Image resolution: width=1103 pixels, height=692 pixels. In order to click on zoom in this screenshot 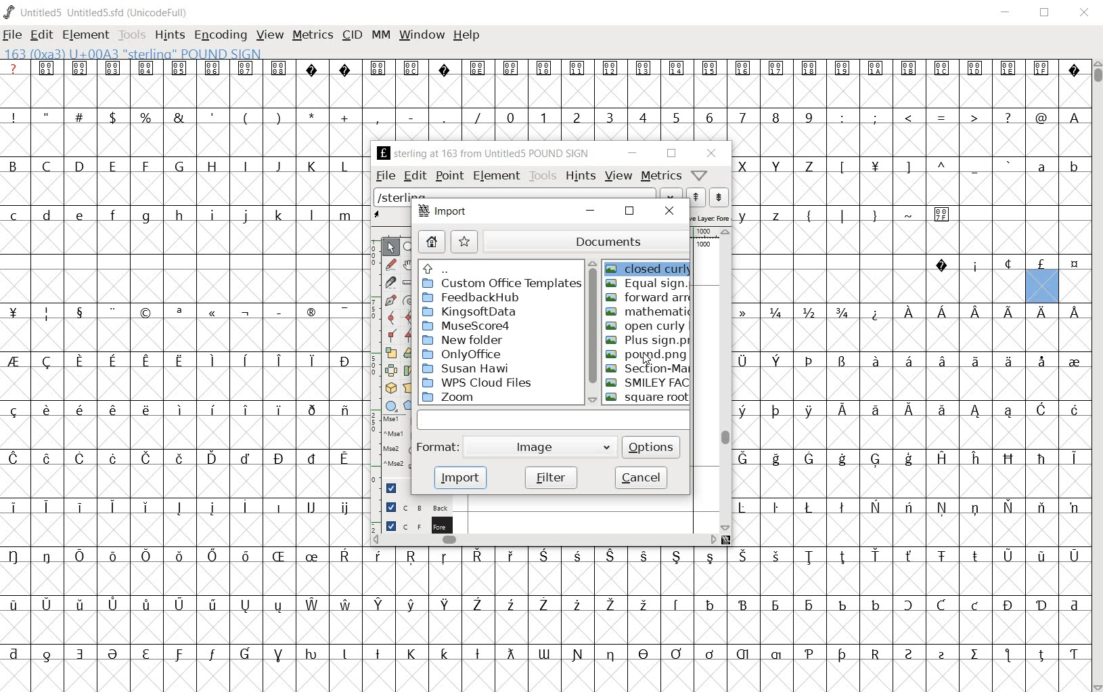, I will do `click(411, 248)`.